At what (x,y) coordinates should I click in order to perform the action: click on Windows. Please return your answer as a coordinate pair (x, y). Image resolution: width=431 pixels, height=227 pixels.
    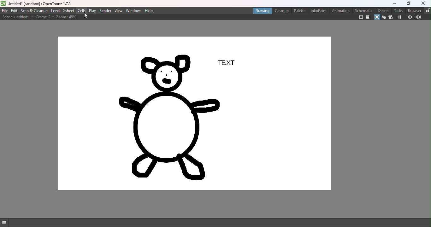
    Looking at the image, I should click on (133, 11).